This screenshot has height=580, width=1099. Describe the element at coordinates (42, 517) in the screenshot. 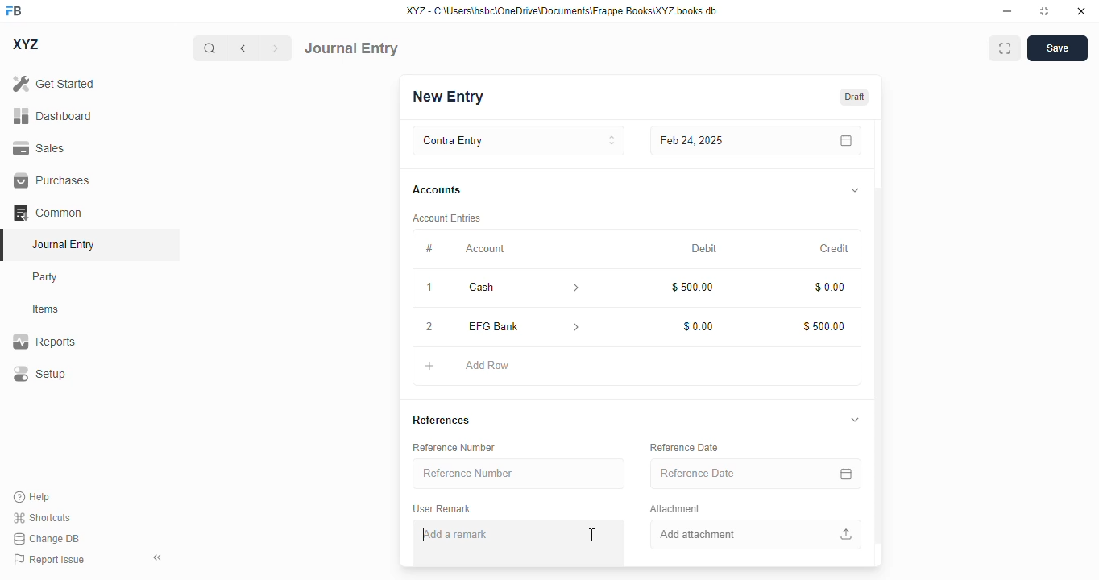

I see `shortcuts` at that location.